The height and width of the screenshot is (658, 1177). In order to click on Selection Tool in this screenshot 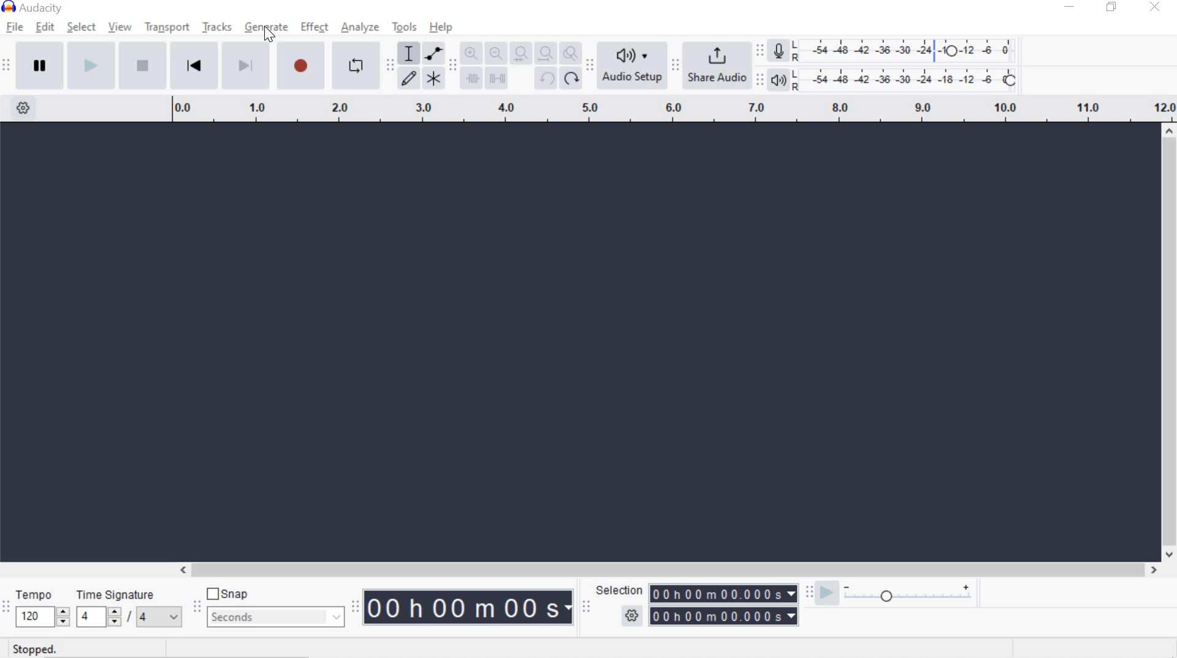, I will do `click(408, 53)`.